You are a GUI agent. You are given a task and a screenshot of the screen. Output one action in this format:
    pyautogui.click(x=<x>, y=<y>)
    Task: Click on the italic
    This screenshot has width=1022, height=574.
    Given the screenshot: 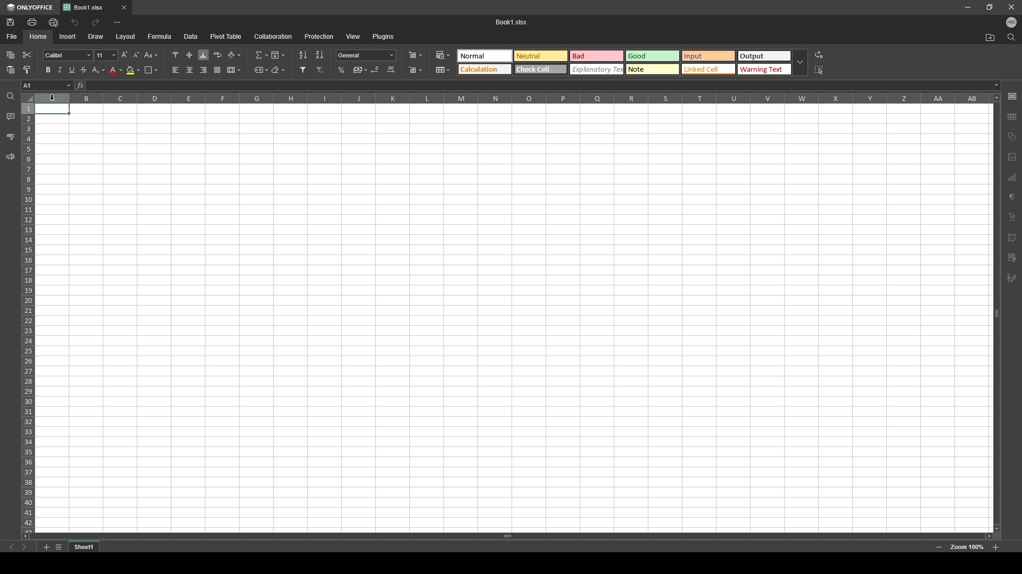 What is the action you would take?
    pyautogui.click(x=60, y=70)
    